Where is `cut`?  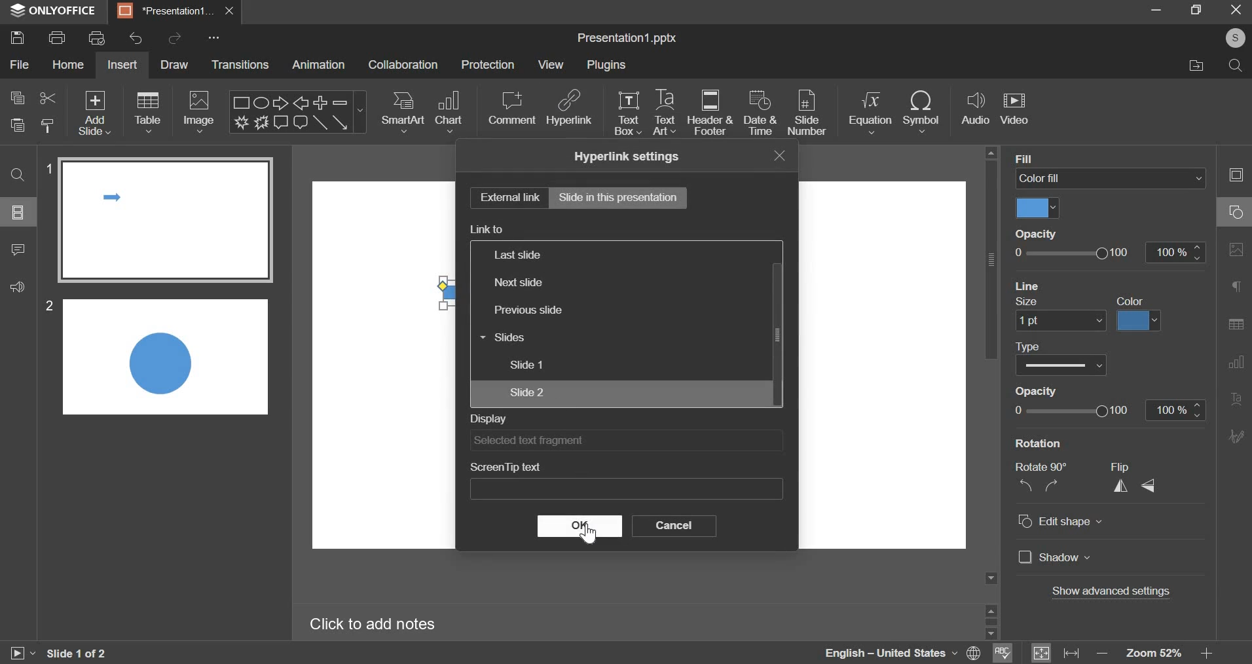
cut is located at coordinates (48, 98).